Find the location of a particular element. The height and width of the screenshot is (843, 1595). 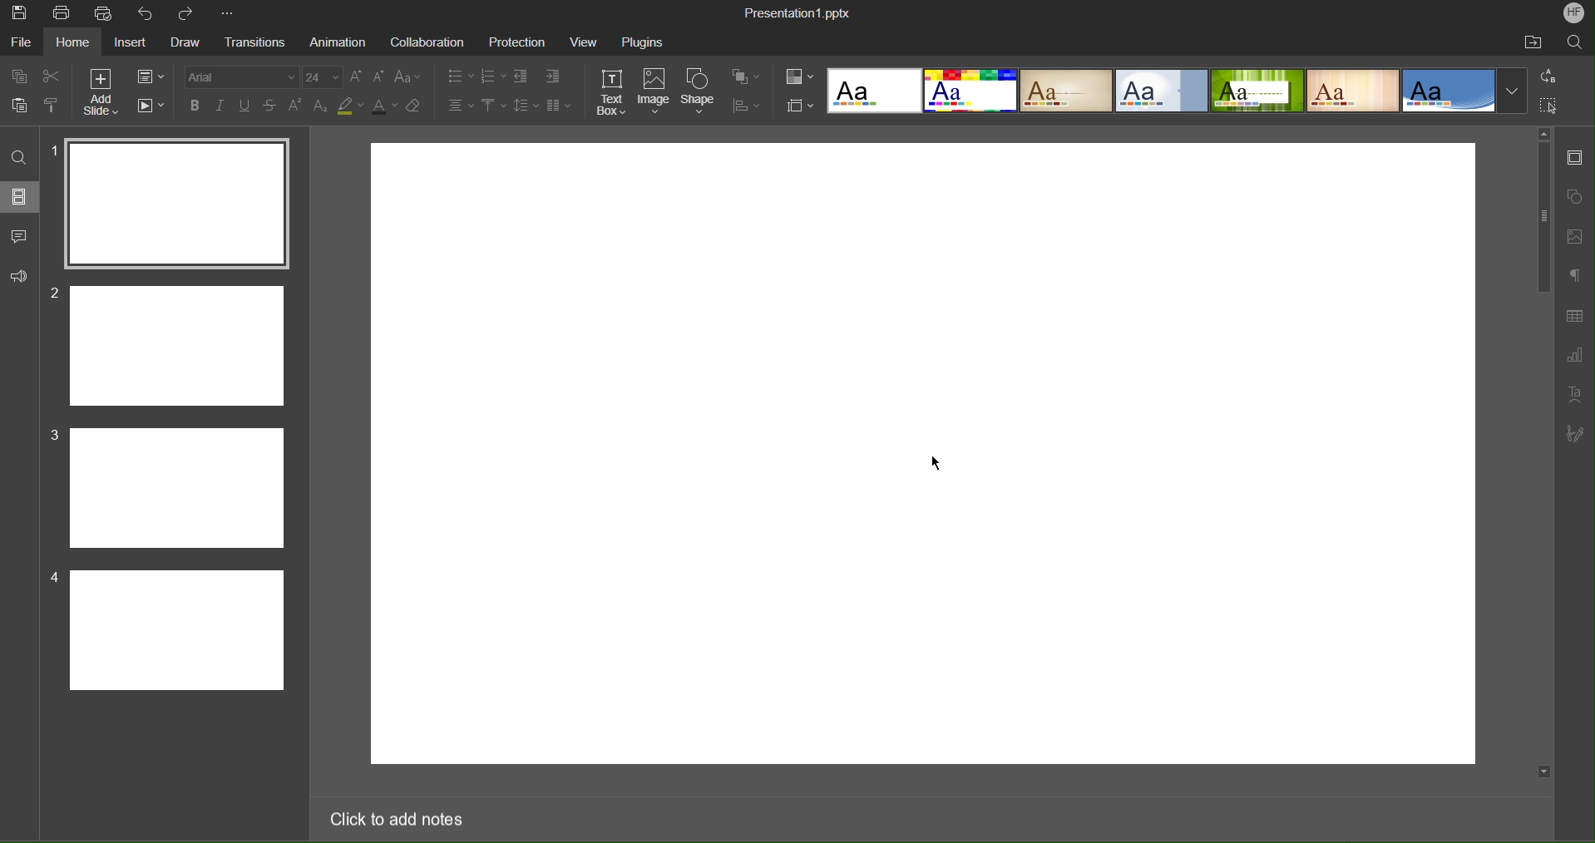

Vertical Align is located at coordinates (493, 104).